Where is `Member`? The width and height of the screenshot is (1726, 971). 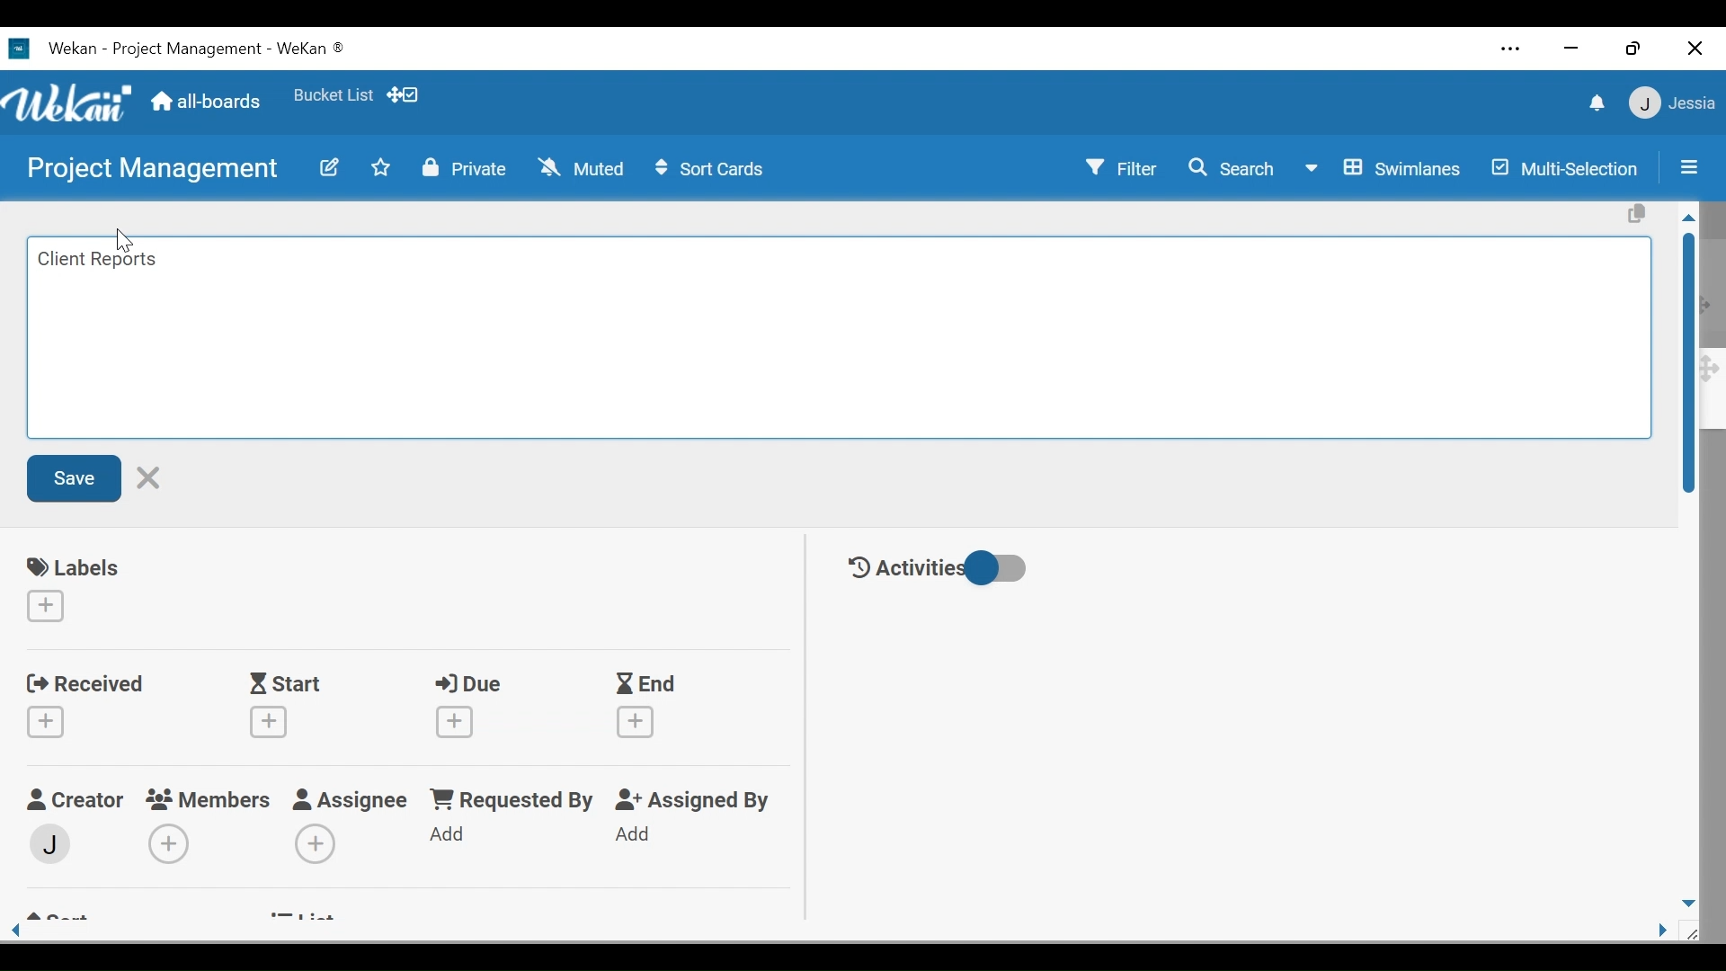 Member is located at coordinates (52, 843).